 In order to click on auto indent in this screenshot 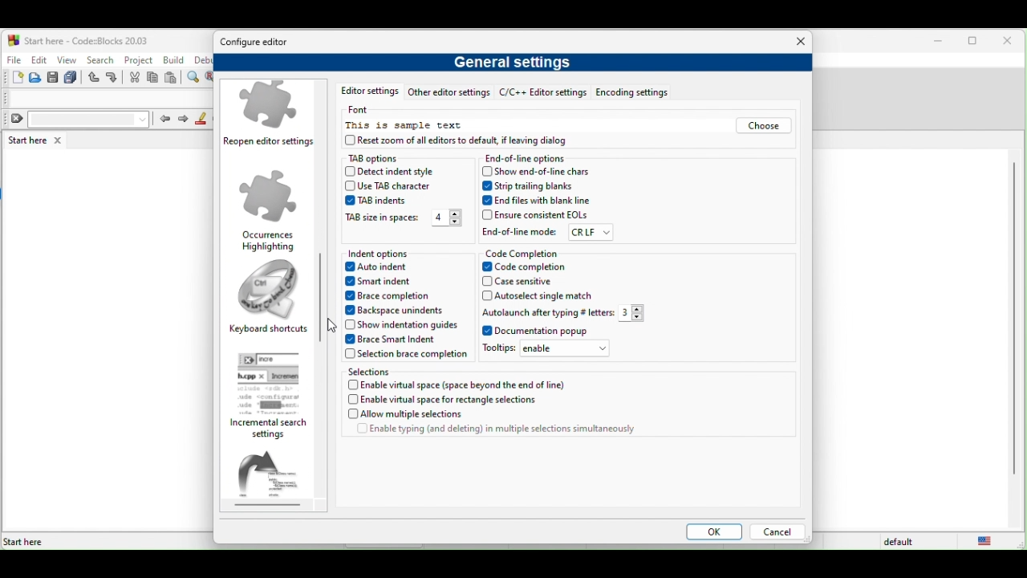, I will do `click(382, 268)`.